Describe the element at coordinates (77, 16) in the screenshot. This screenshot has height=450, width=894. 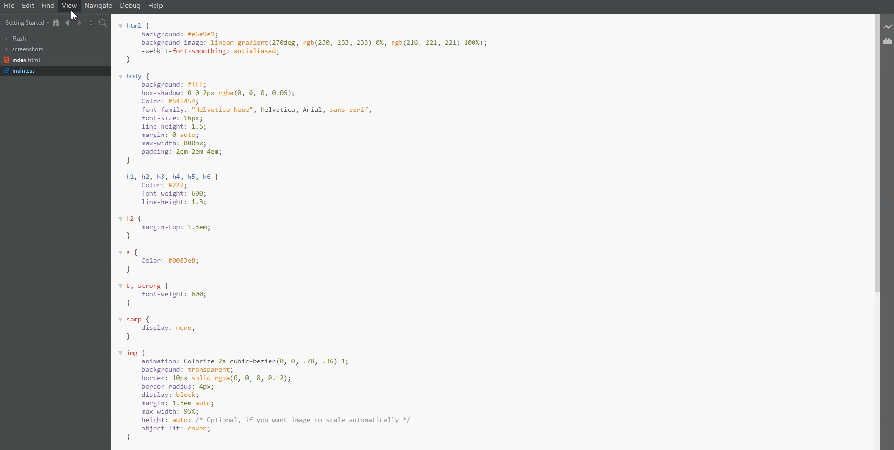
I see `Cursor` at that location.